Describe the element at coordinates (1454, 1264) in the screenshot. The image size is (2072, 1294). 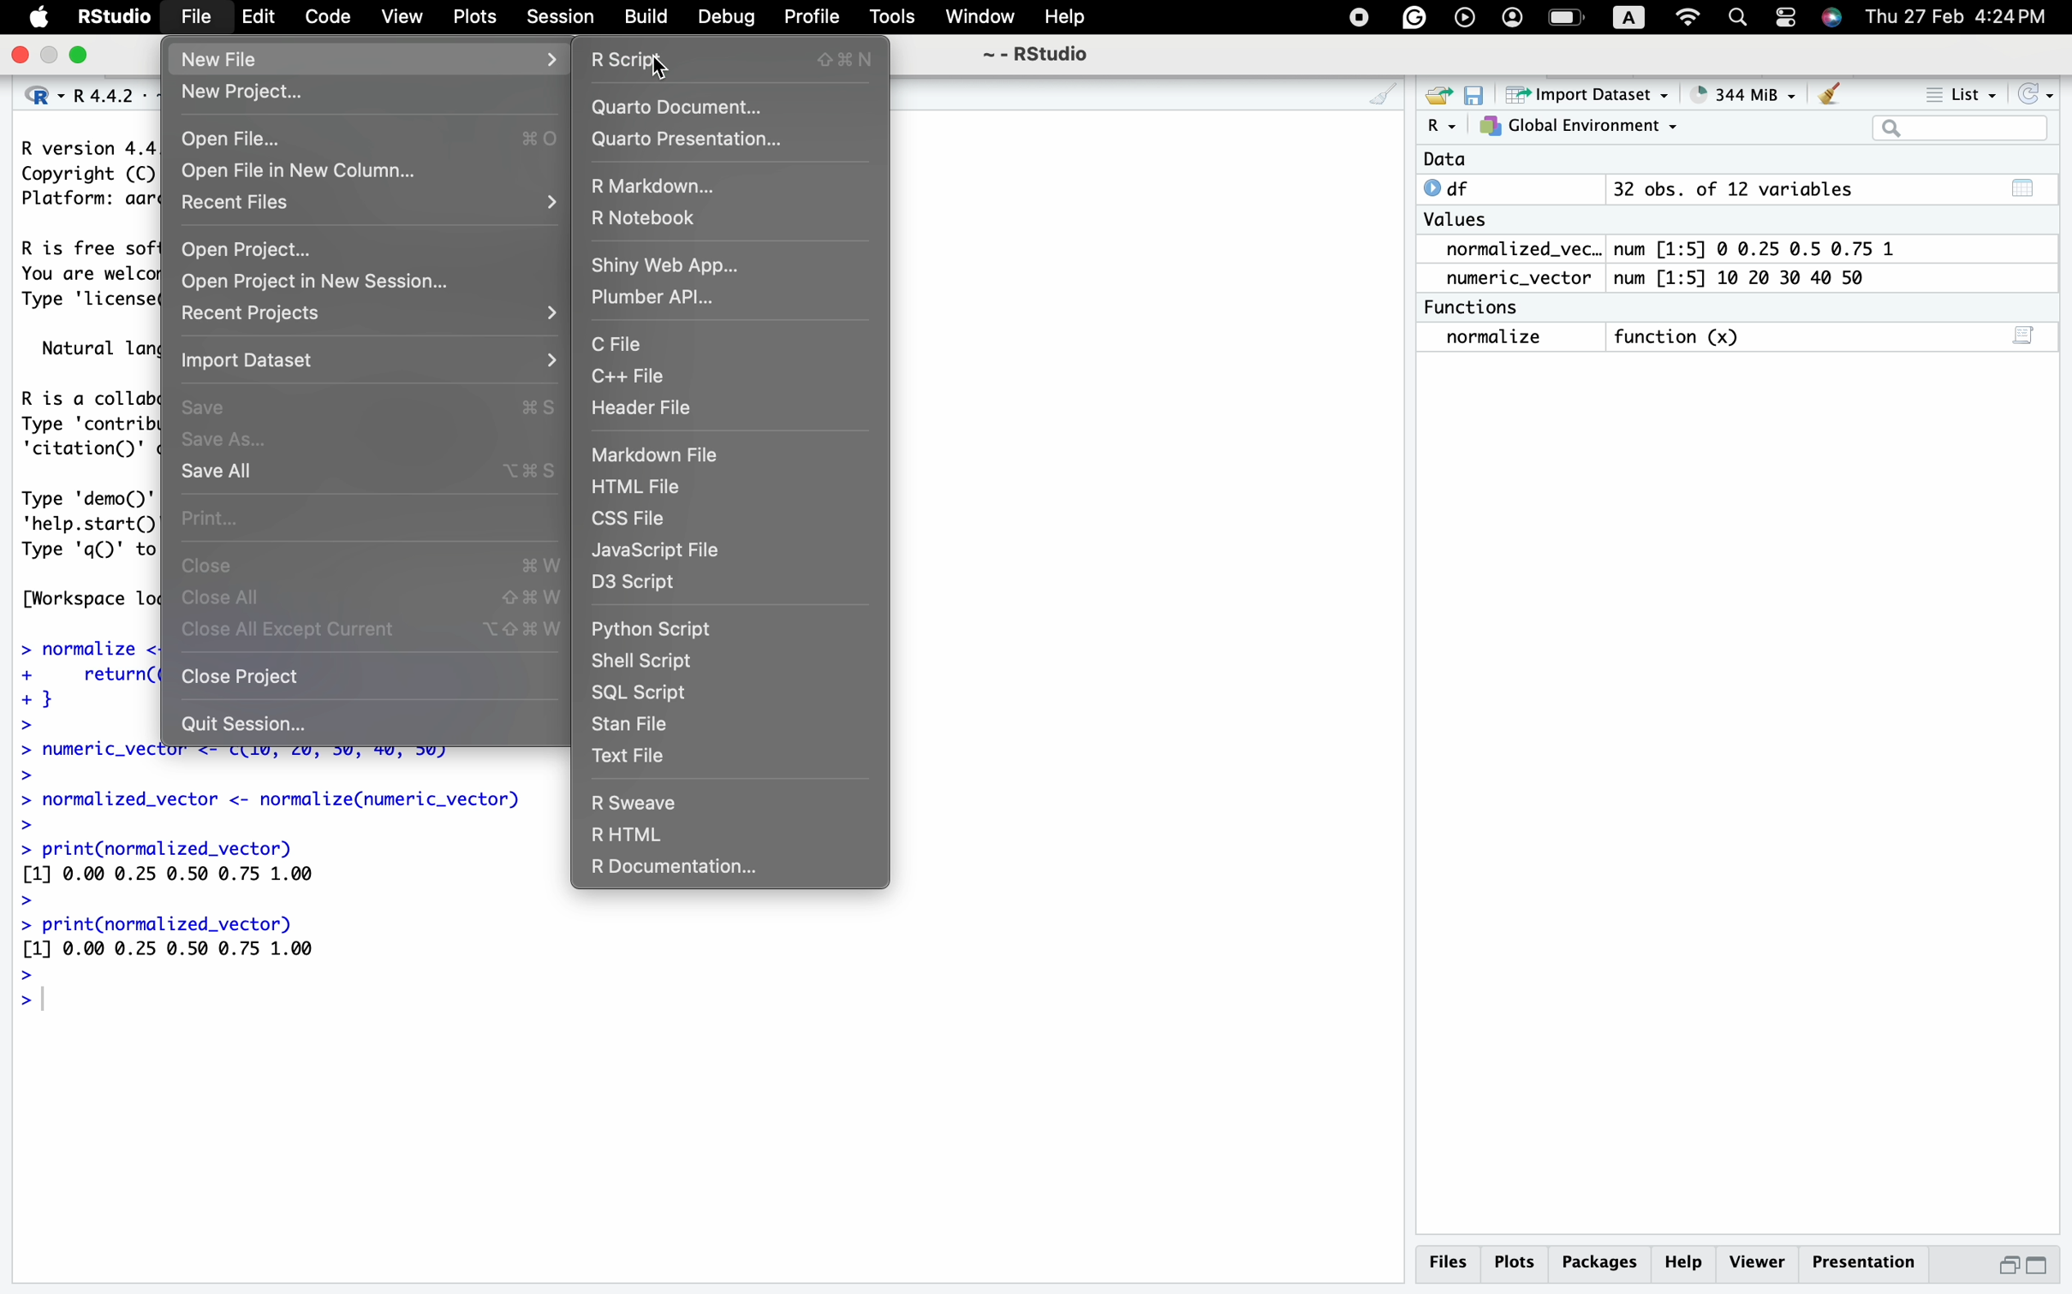
I see `Files` at that location.